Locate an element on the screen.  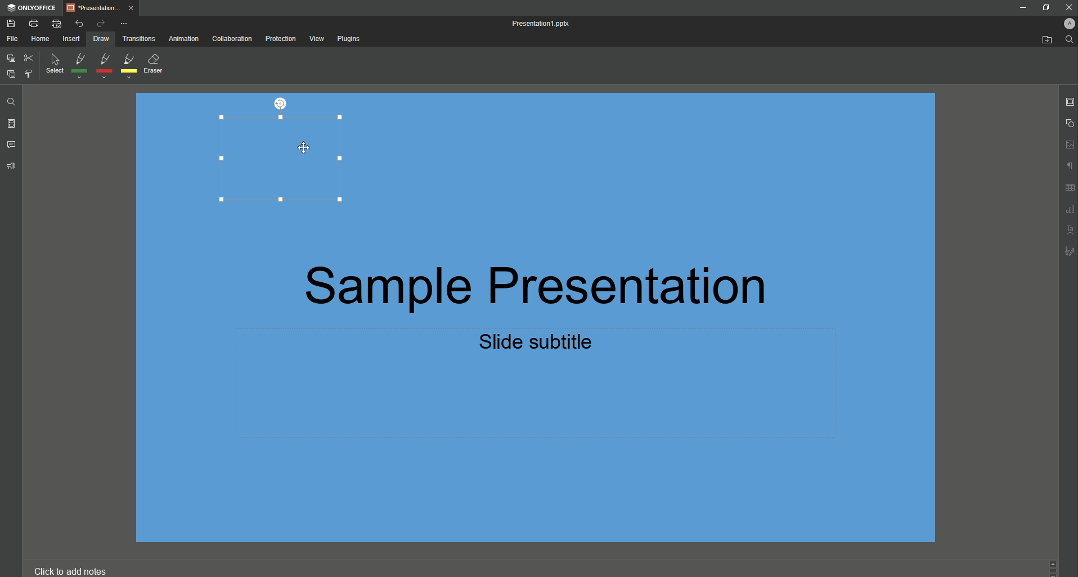
Insert is located at coordinates (70, 39).